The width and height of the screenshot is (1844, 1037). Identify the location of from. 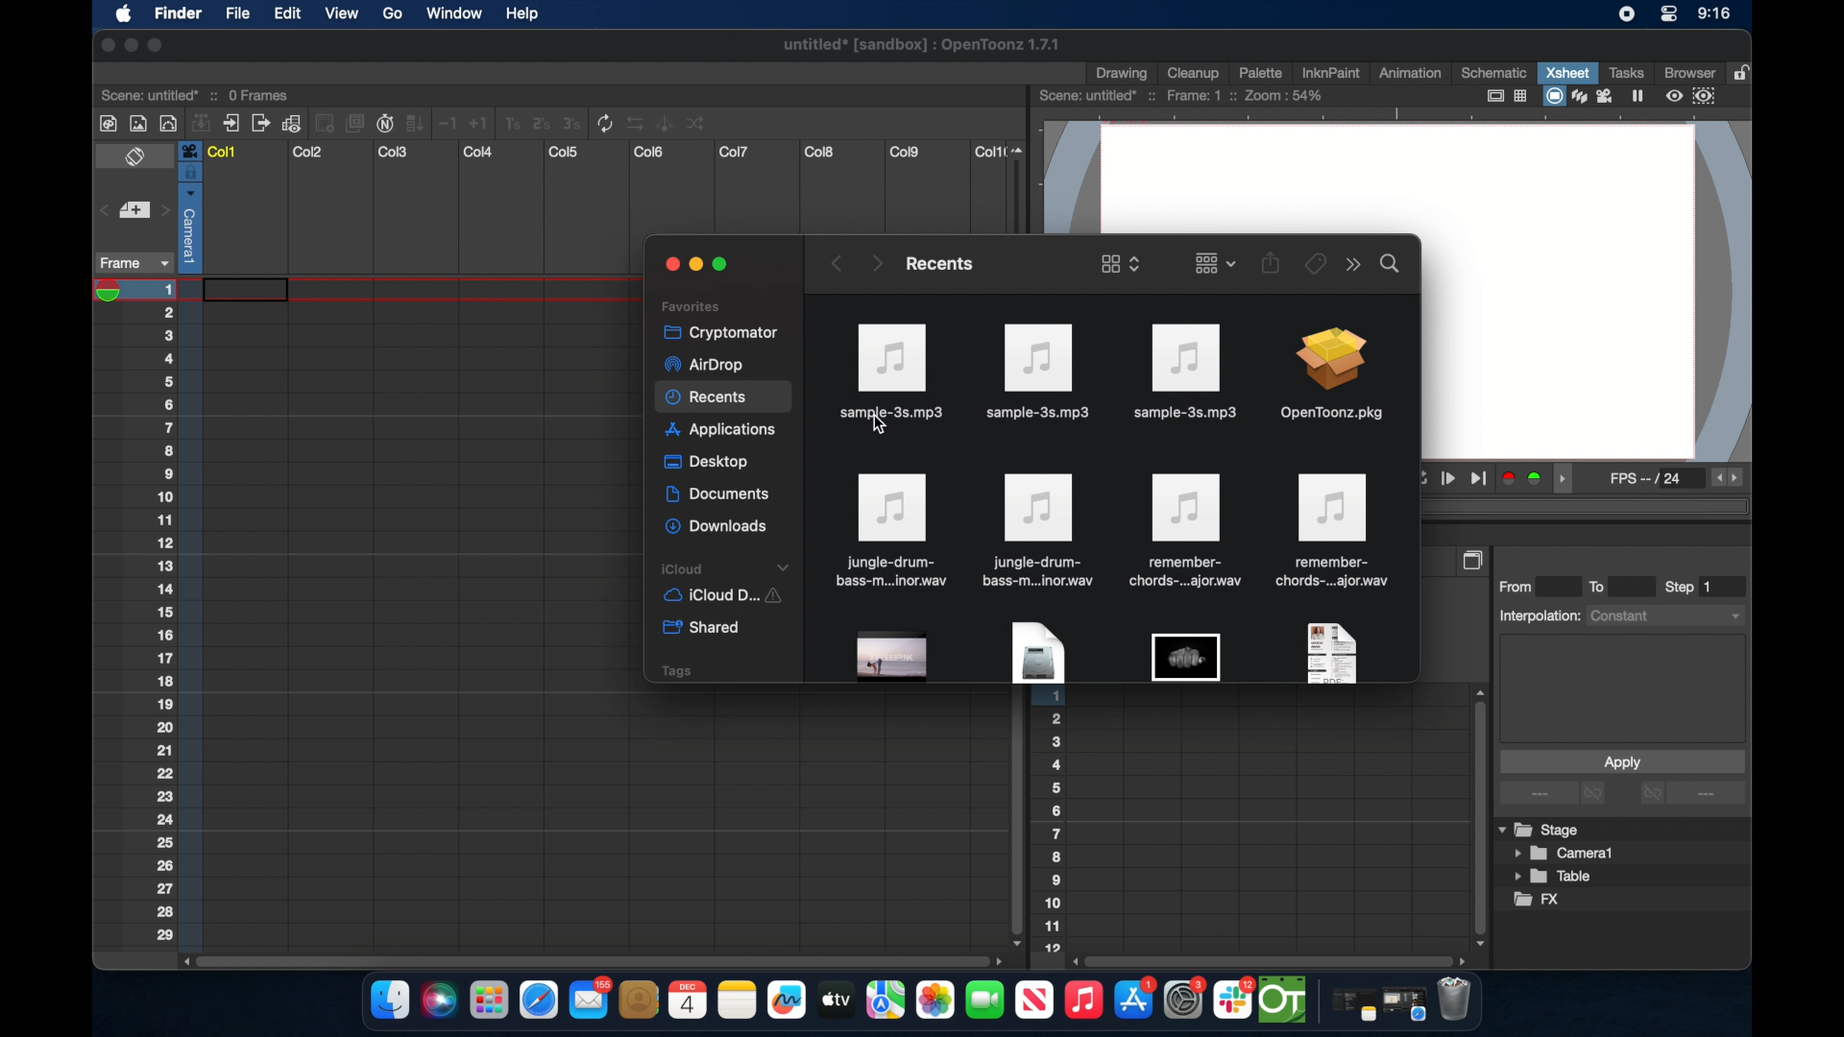
(1520, 586).